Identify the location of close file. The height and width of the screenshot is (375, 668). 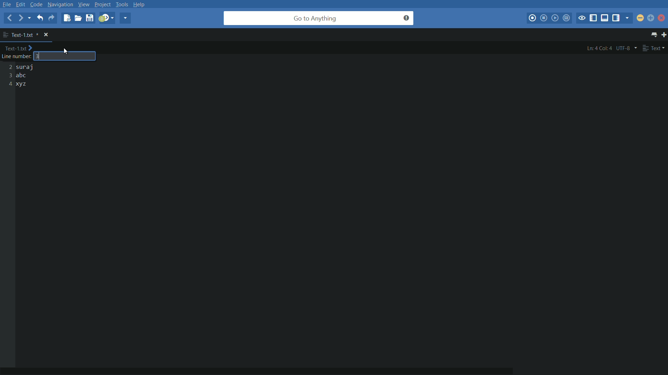
(47, 35).